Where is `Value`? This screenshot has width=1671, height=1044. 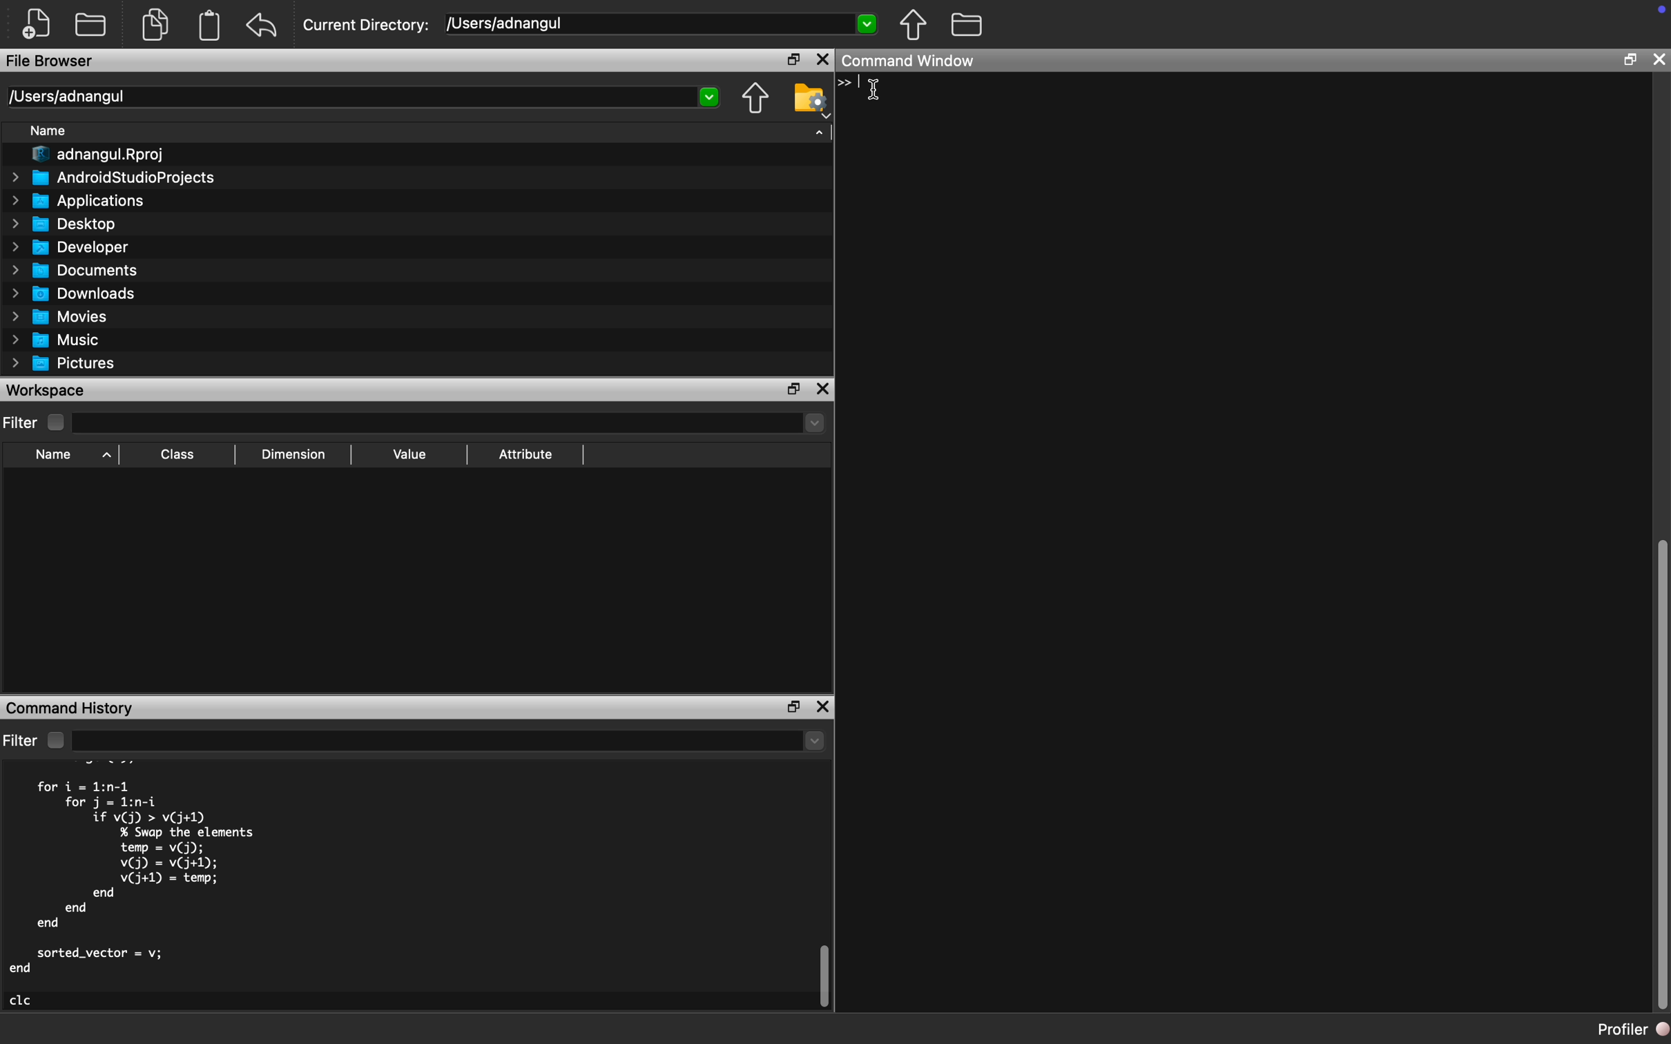 Value is located at coordinates (408, 455).